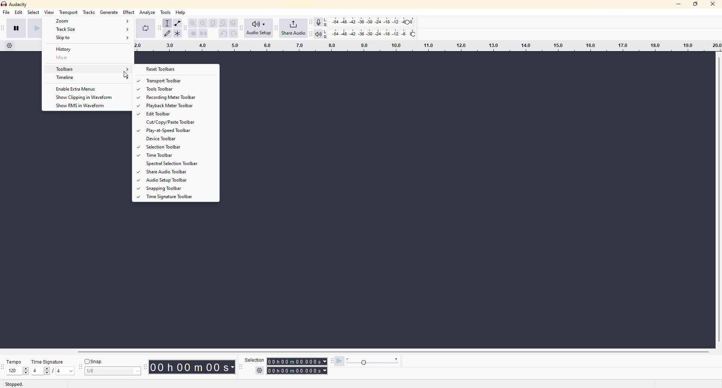  What do you see at coordinates (163, 81) in the screenshot?
I see `transport toolbar` at bounding box center [163, 81].